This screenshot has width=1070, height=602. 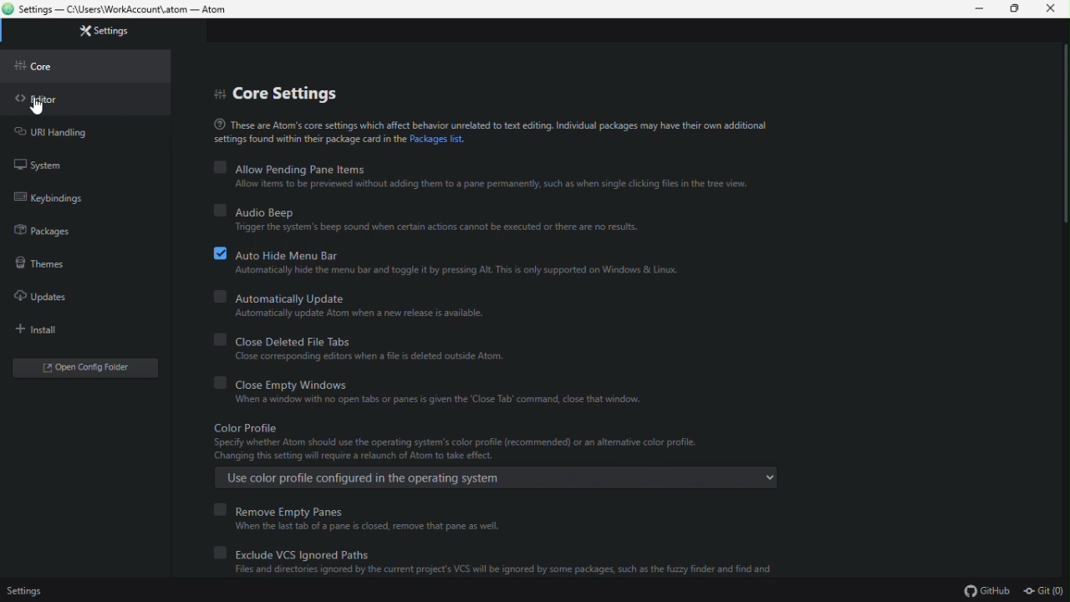 I want to click on package, so click(x=79, y=231).